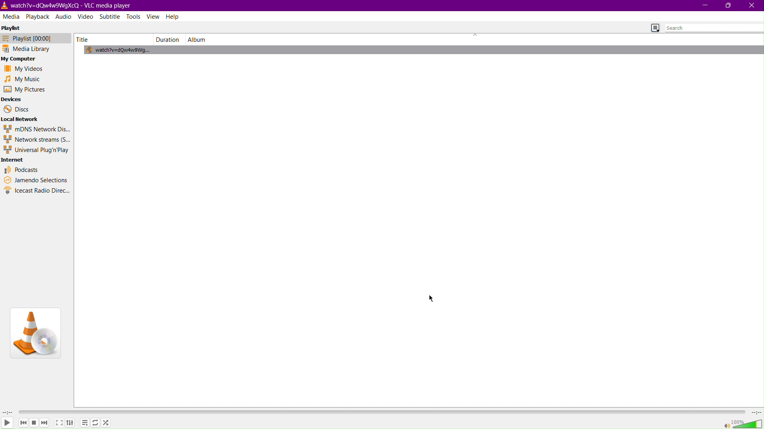 Image resolution: width=764 pixels, height=429 pixels. What do you see at coordinates (172, 17) in the screenshot?
I see `Help` at bounding box center [172, 17].